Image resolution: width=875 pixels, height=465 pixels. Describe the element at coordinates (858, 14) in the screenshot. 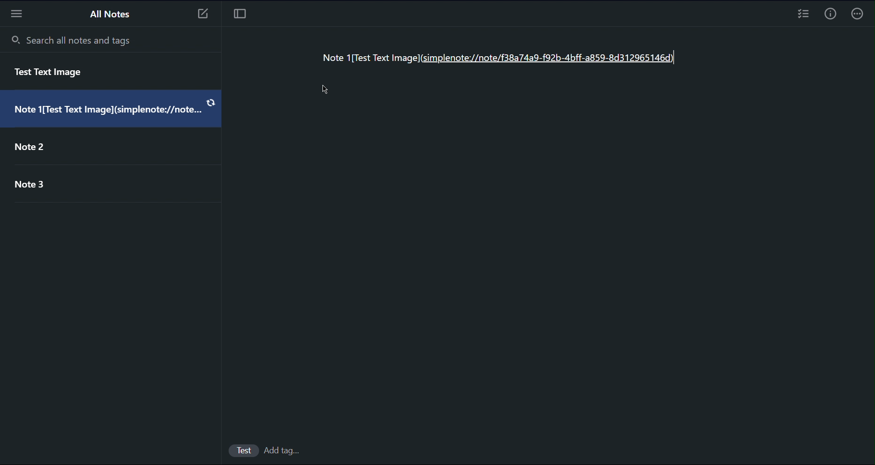

I see `More` at that location.